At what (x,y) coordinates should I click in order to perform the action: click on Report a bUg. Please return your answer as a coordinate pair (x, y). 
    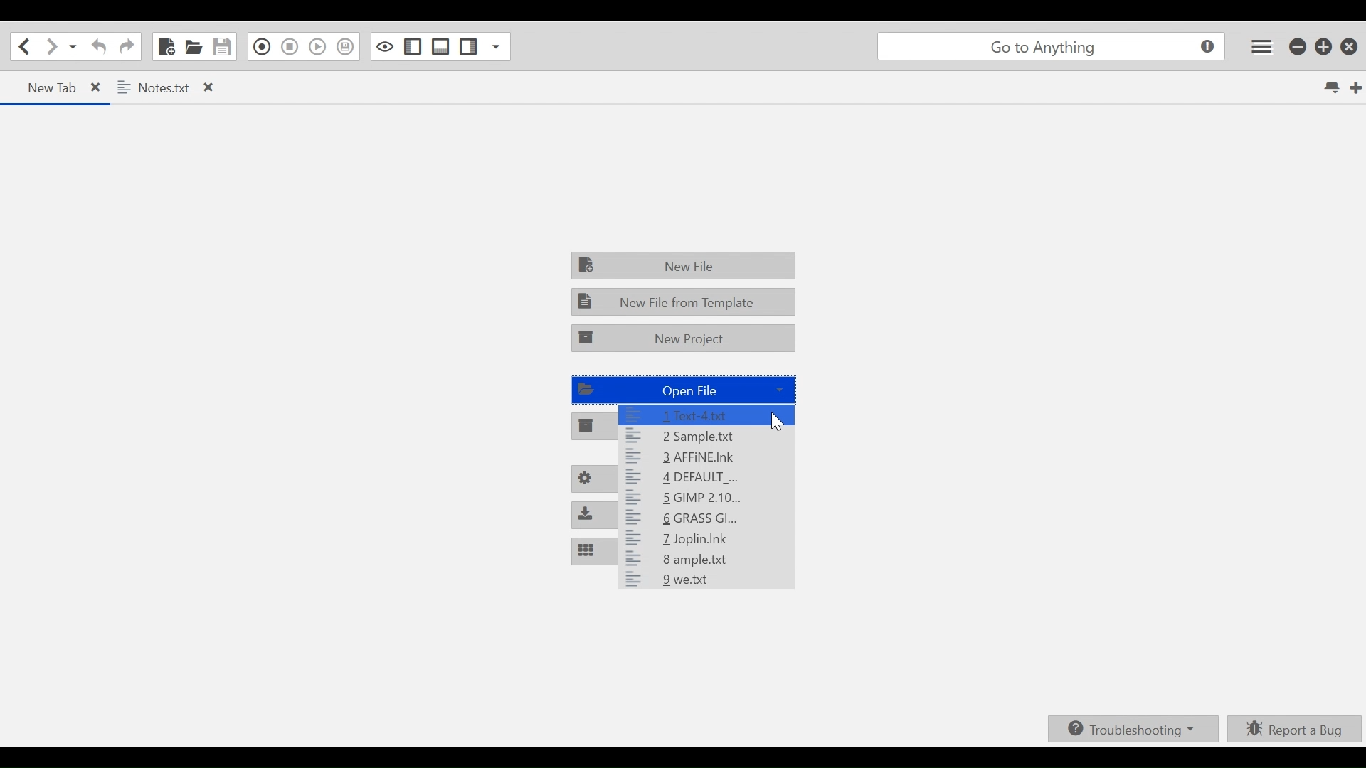
    Looking at the image, I should click on (1295, 729).